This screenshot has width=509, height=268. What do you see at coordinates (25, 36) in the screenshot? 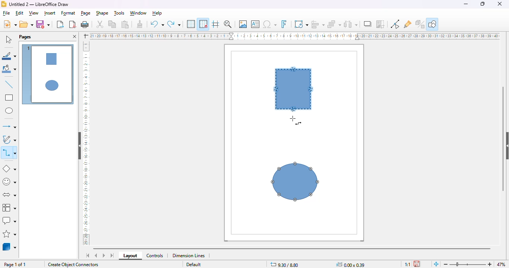
I see `pages` at bounding box center [25, 36].